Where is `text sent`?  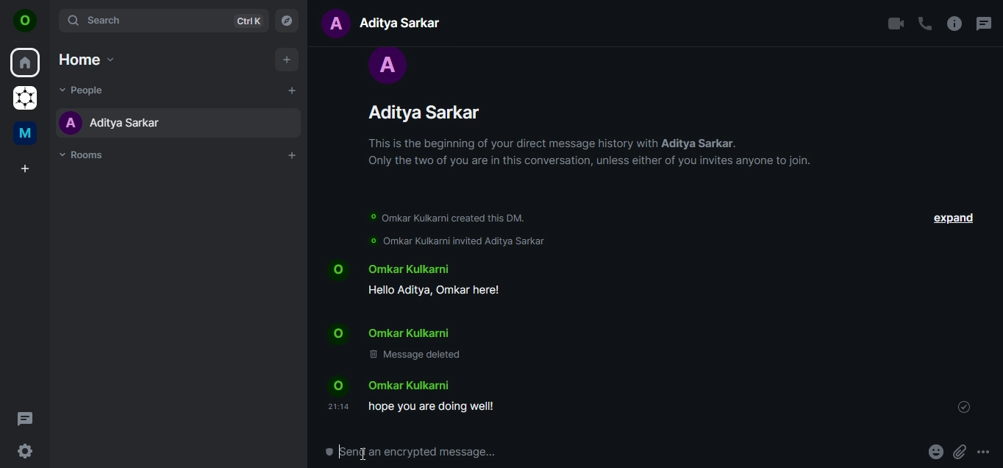
text sent is located at coordinates (420, 395).